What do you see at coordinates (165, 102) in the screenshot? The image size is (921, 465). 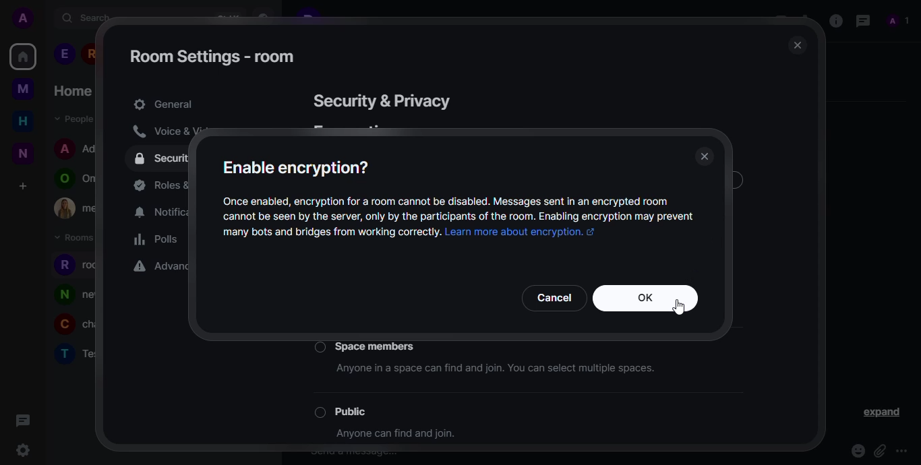 I see `general` at bounding box center [165, 102].